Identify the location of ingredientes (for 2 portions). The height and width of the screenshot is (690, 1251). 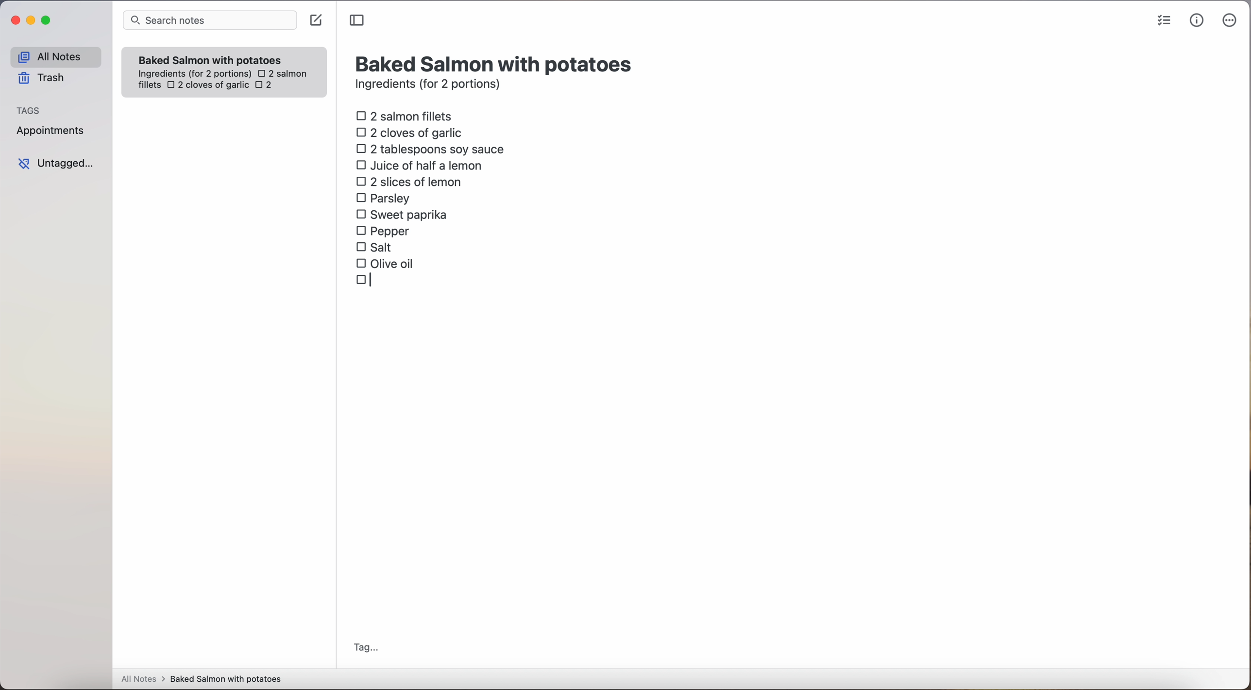
(193, 74).